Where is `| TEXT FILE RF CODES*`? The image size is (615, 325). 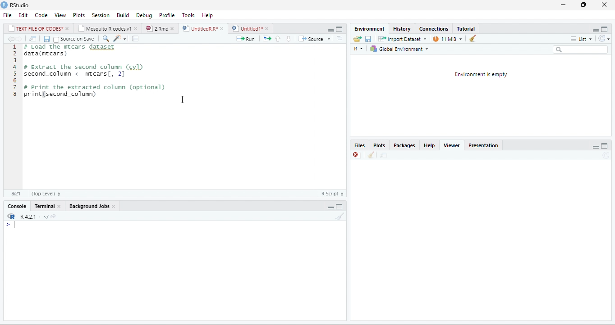 | TEXT FILE RF CODES* is located at coordinates (35, 27).